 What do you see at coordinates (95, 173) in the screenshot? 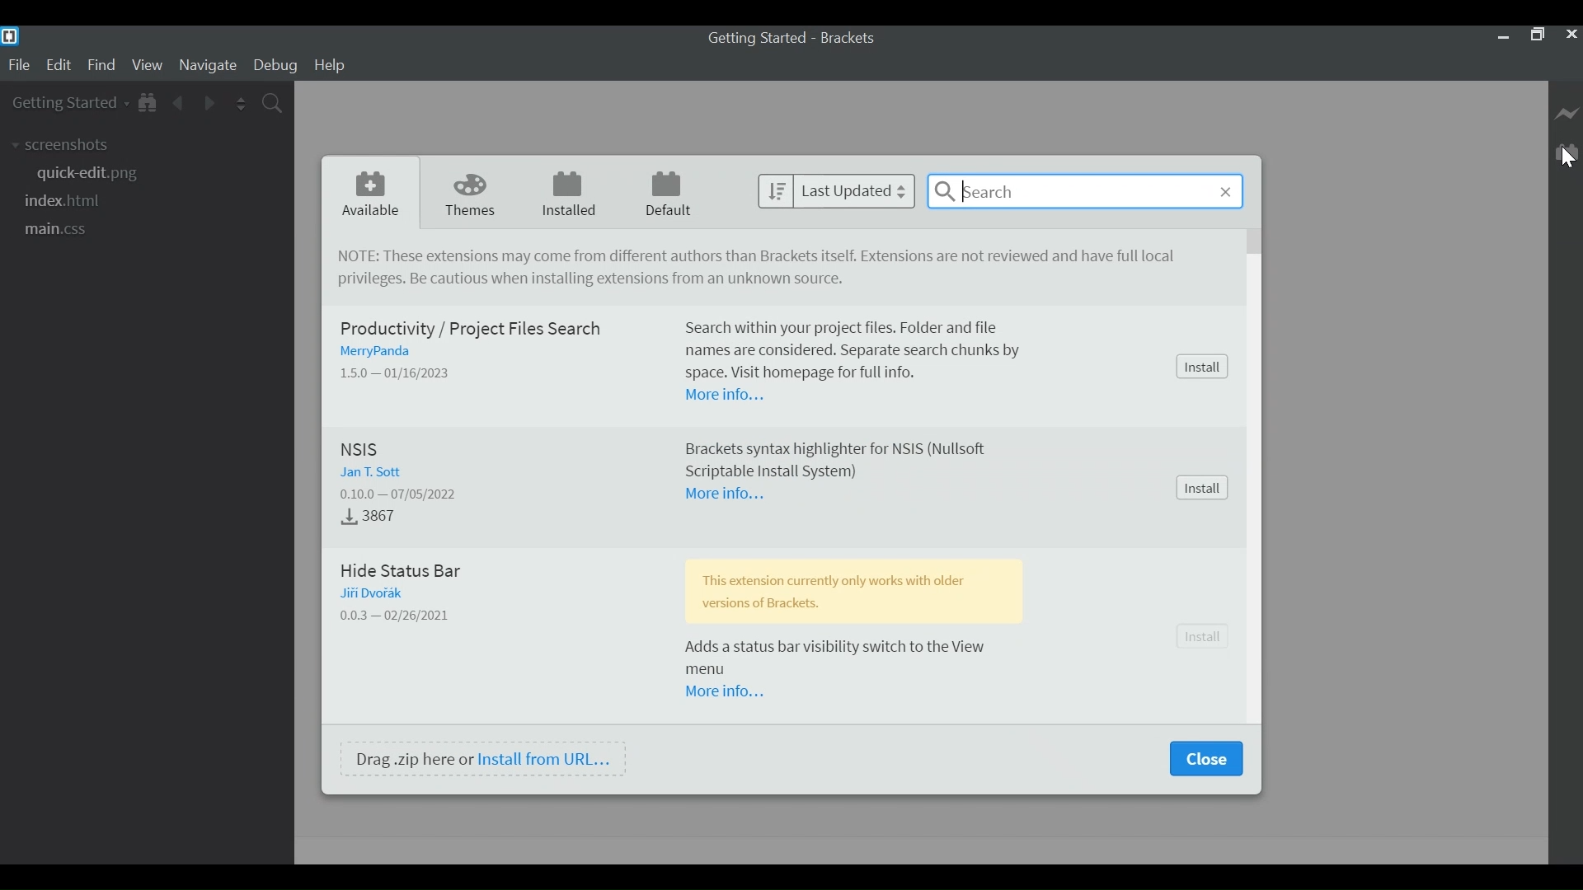
I see `quick-edit.png` at bounding box center [95, 173].